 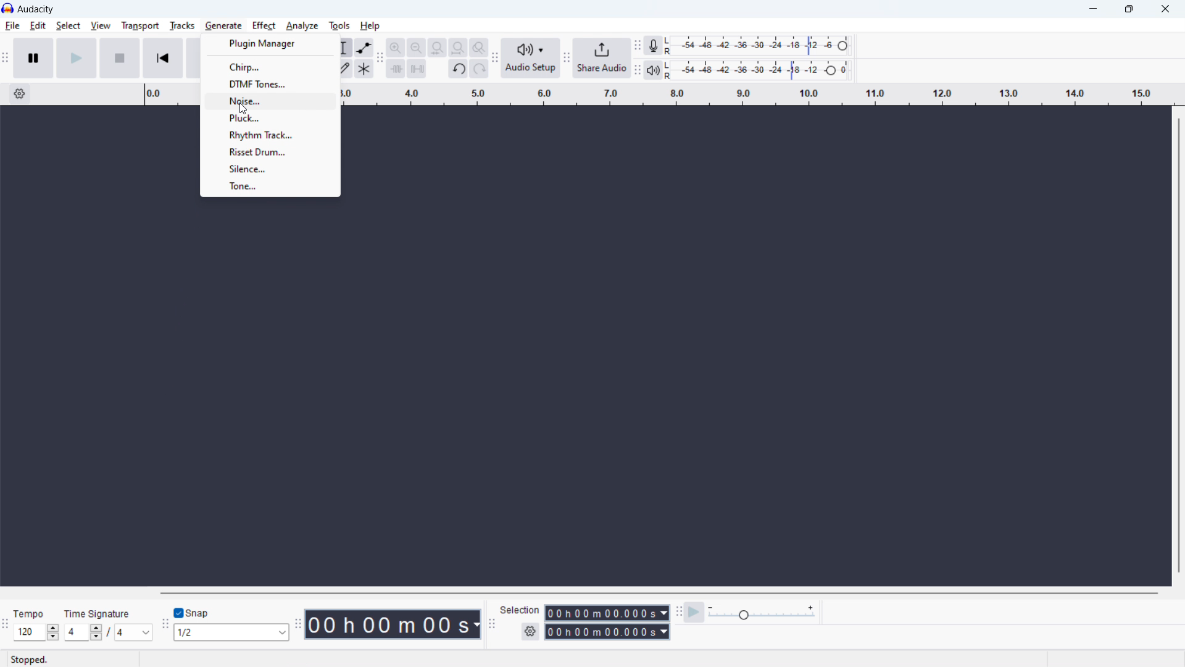 What do you see at coordinates (264, 26) in the screenshot?
I see `effect` at bounding box center [264, 26].